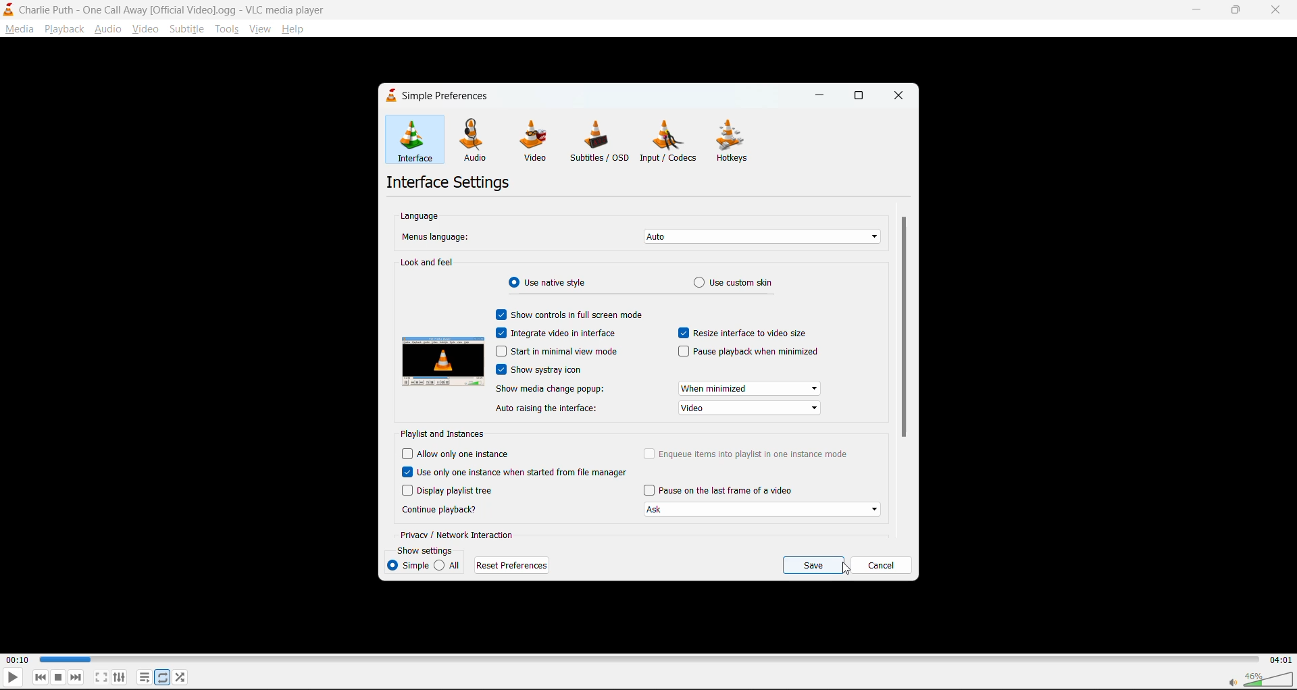  Describe the element at coordinates (19, 657) in the screenshot. I see `00:10` at that location.